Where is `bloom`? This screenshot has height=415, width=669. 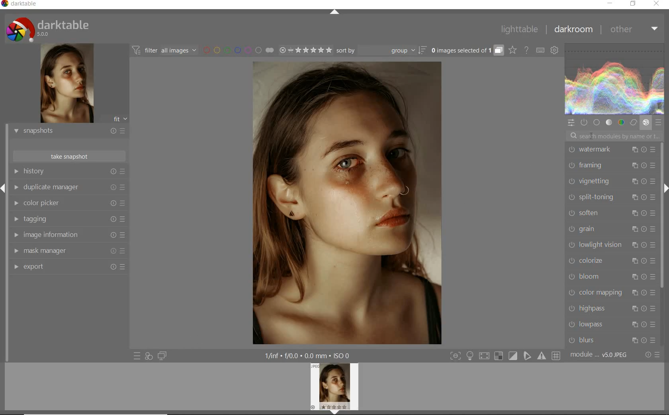
bloom is located at coordinates (610, 276).